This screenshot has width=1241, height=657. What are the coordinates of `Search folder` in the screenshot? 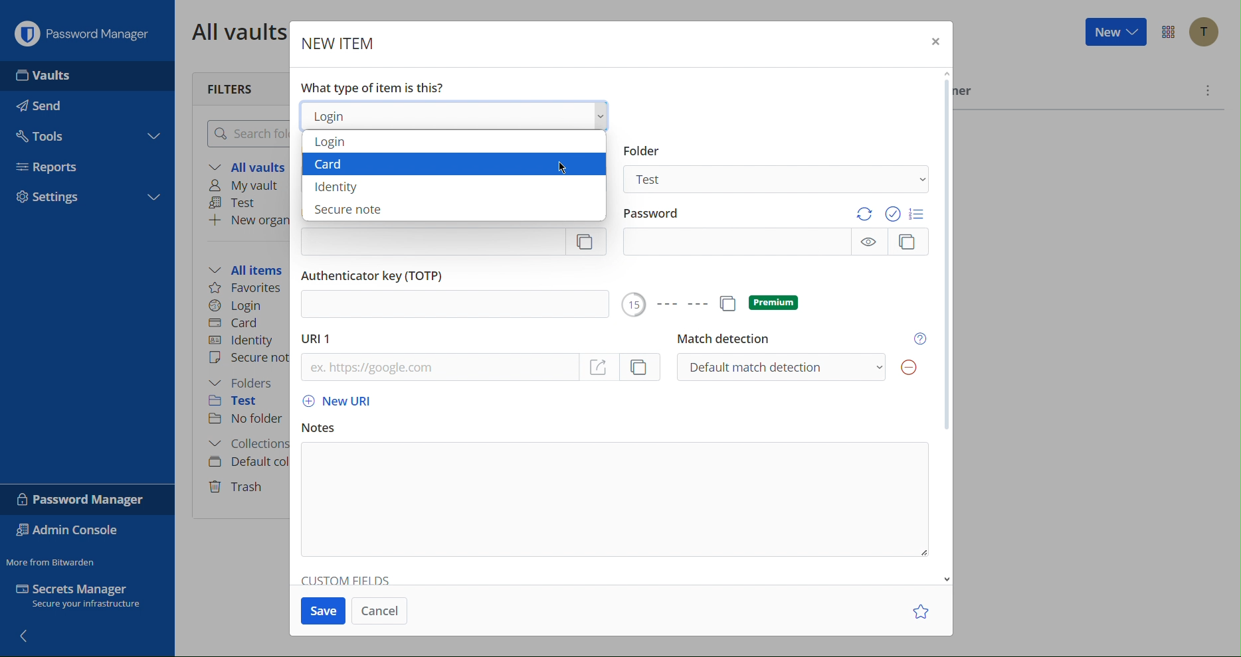 It's located at (248, 133).